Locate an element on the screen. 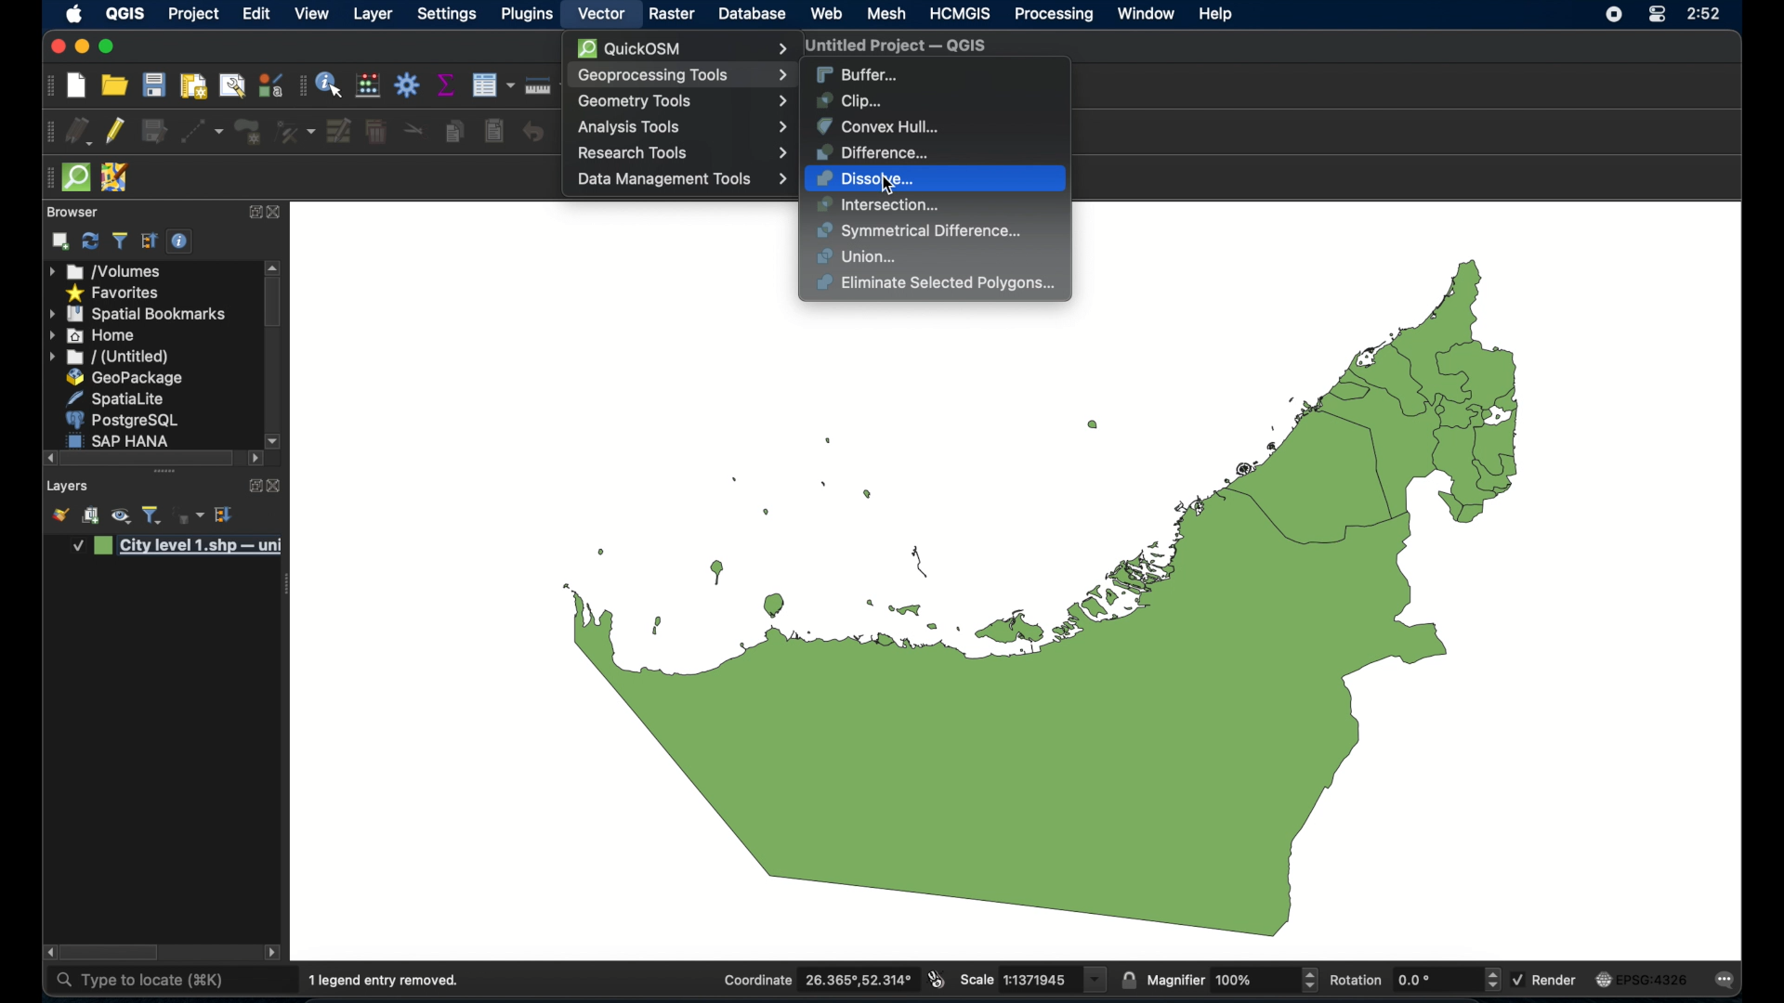 The width and height of the screenshot is (1784, 1003). add selected layers is located at coordinates (60, 241).